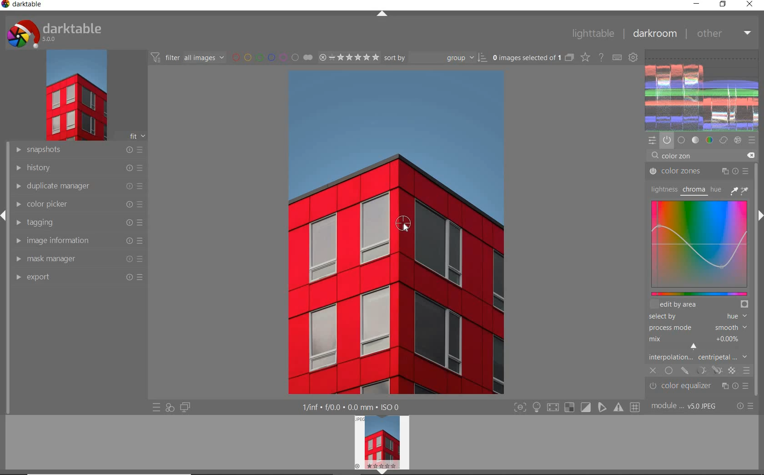 The height and width of the screenshot is (475, 764). I want to click on focus mask, so click(617, 408).